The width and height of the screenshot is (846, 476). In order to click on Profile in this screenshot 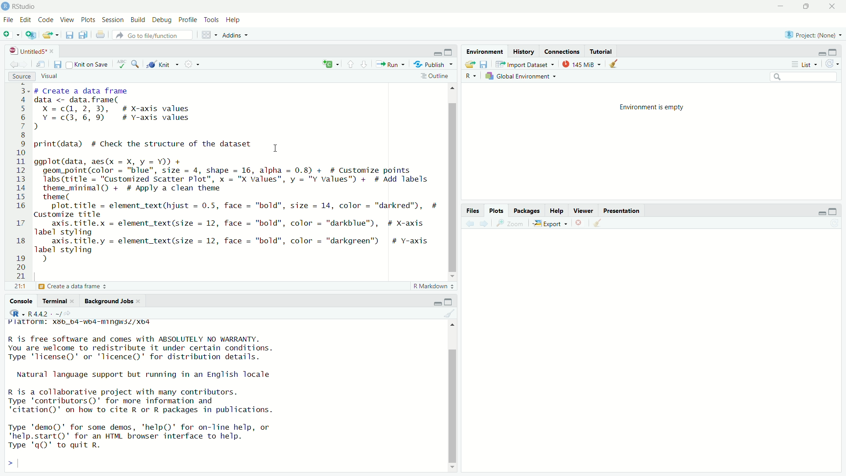, I will do `click(189, 20)`.